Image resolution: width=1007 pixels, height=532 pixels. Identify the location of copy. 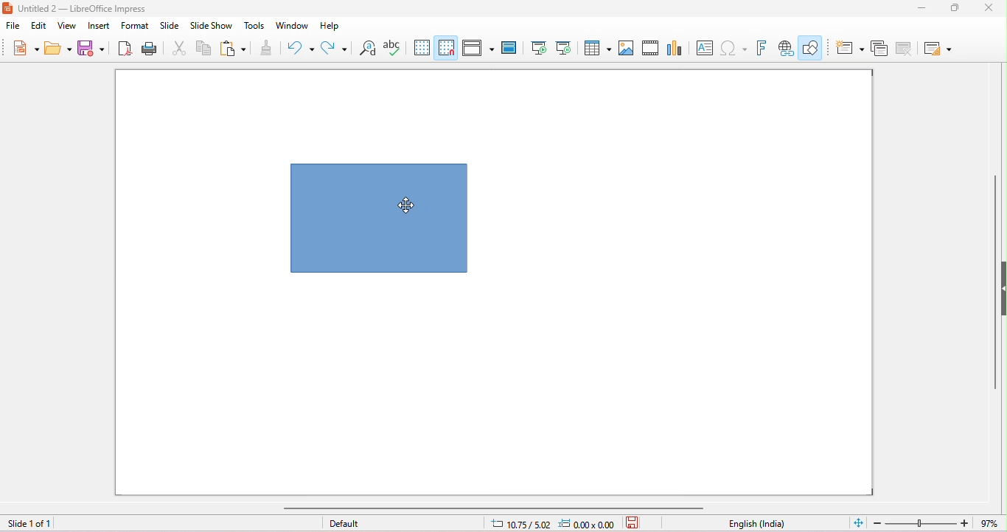
(203, 47).